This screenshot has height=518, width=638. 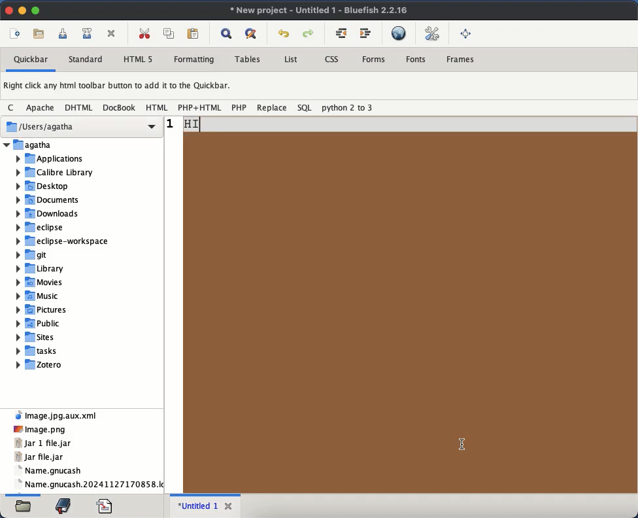 I want to click on advanced find and replace, so click(x=252, y=35).